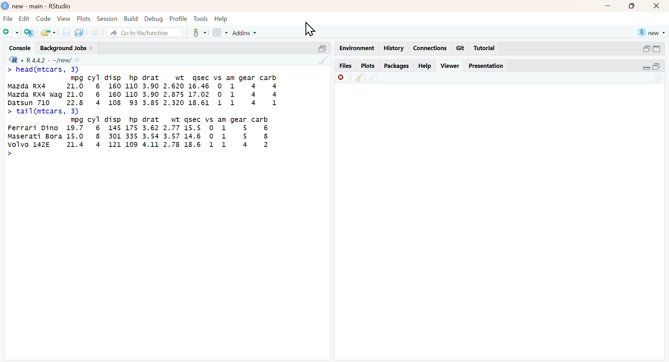 The height and width of the screenshot is (362, 669). I want to click on Background Jobs, so click(73, 47).